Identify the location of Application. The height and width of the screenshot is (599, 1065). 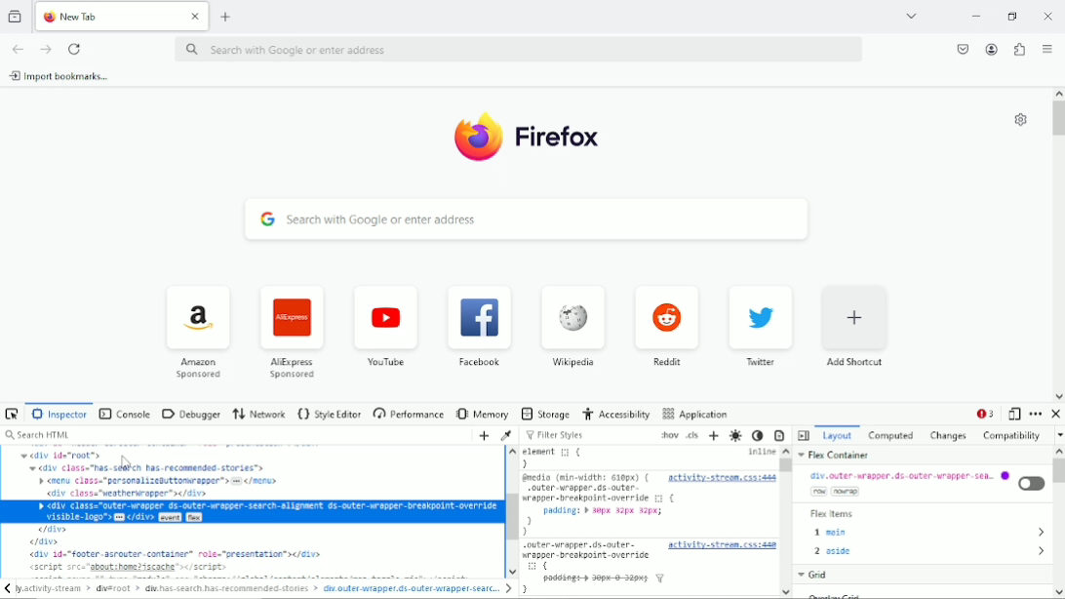
(696, 413).